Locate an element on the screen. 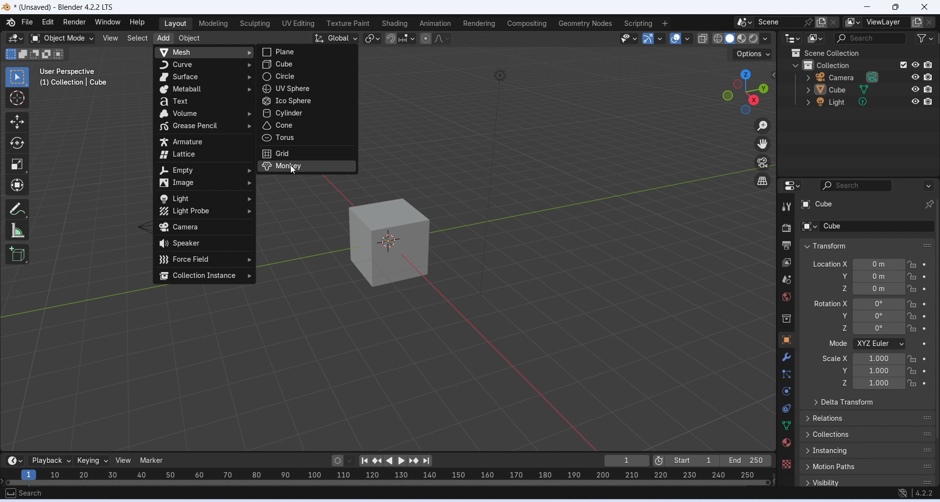  snapping is located at coordinates (406, 38).